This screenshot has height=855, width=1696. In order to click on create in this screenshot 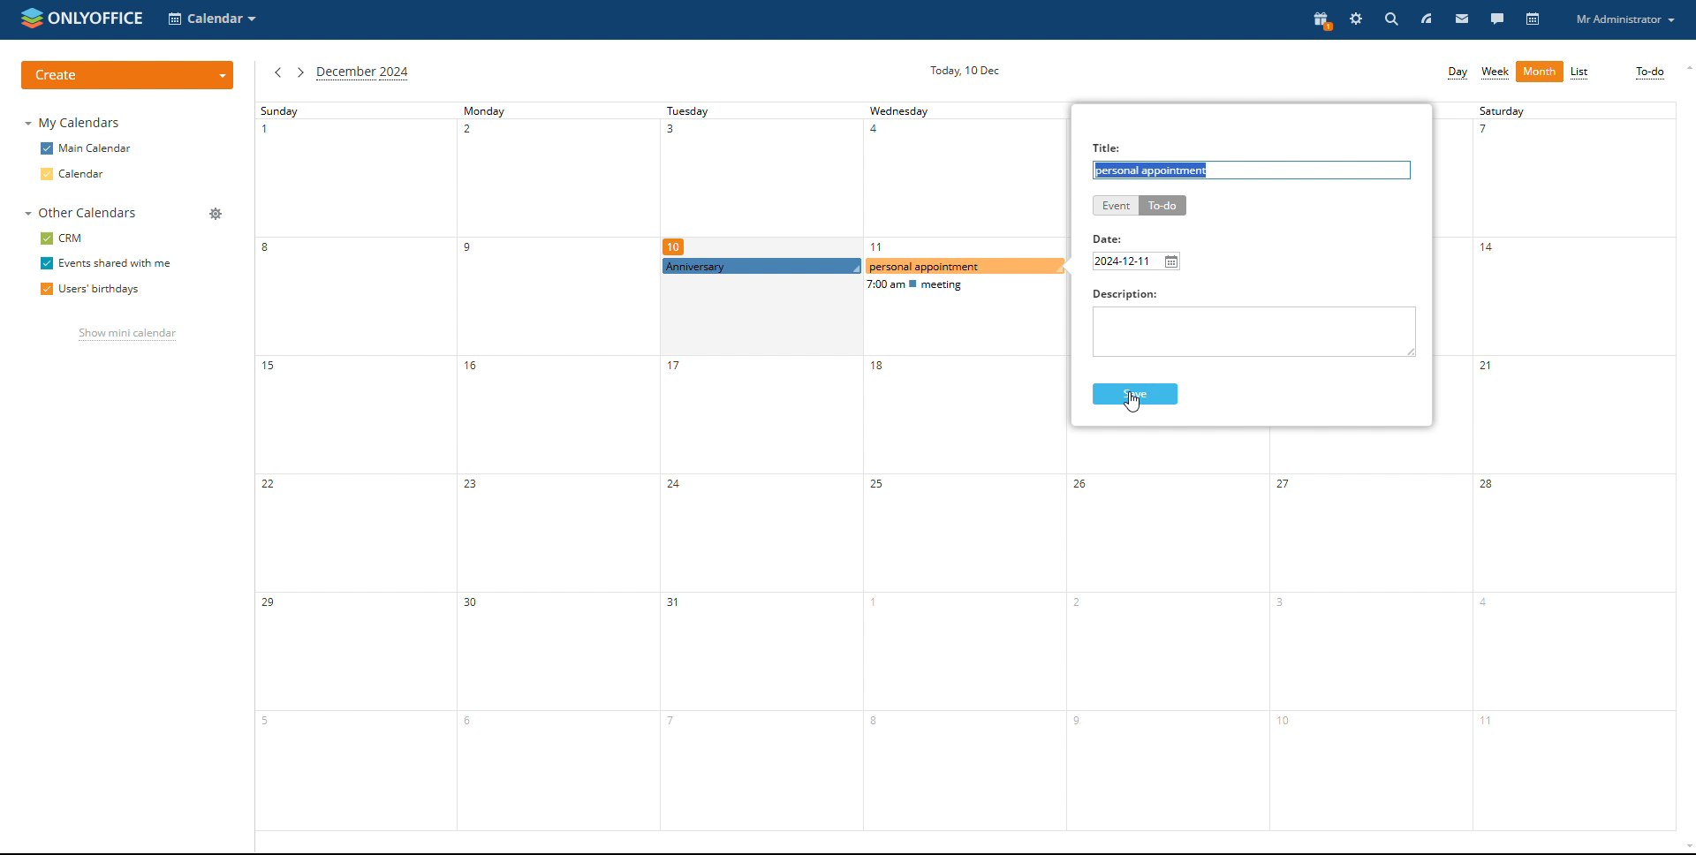, I will do `click(128, 74)`.